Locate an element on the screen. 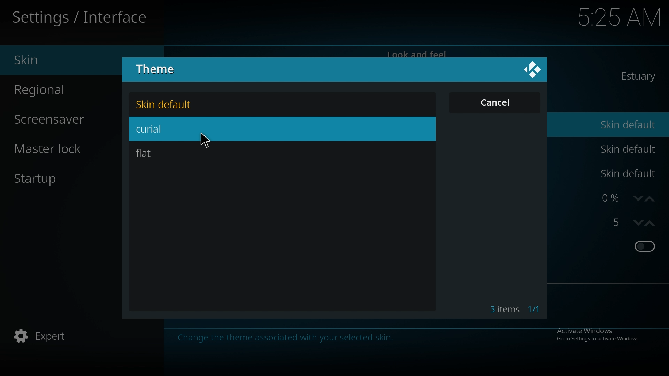  toggle on/off is located at coordinates (645, 248).